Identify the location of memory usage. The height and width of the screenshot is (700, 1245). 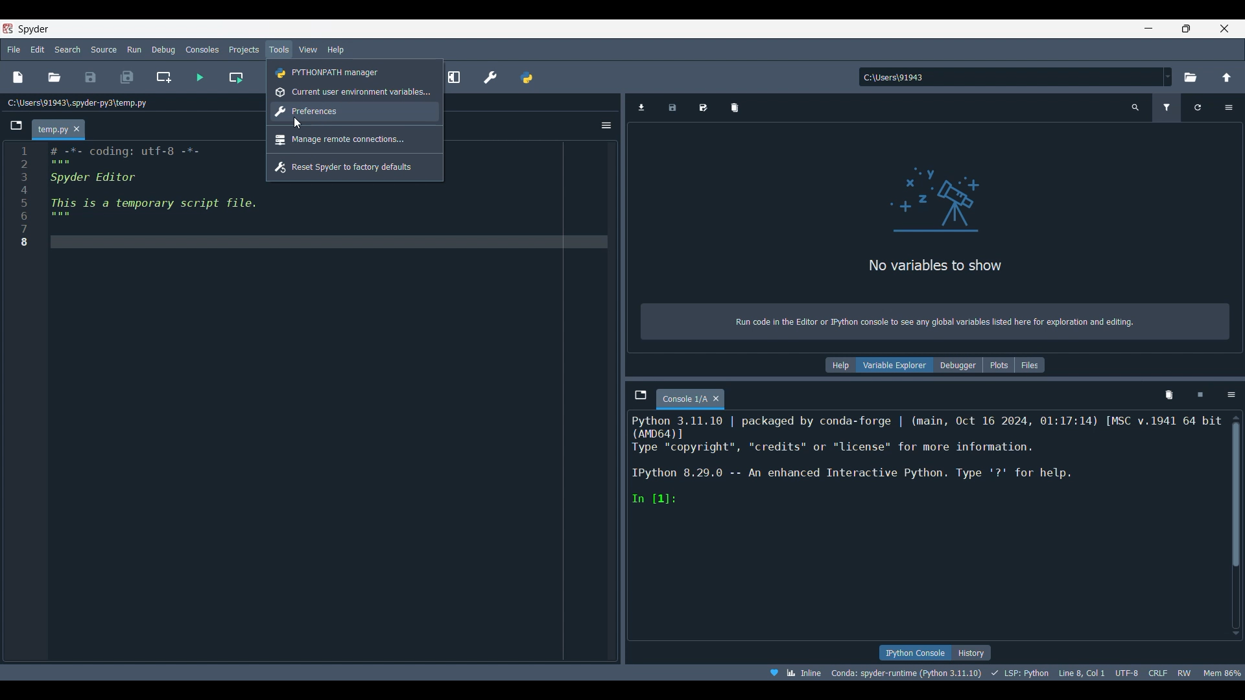
(1222, 671).